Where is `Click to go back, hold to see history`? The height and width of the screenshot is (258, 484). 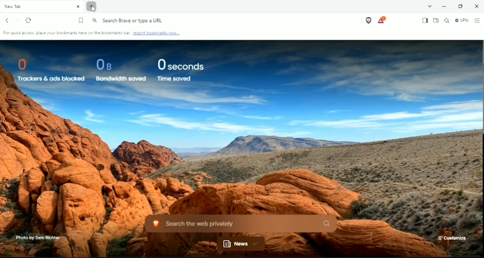
Click to go back, hold to see history is located at coordinates (6, 20).